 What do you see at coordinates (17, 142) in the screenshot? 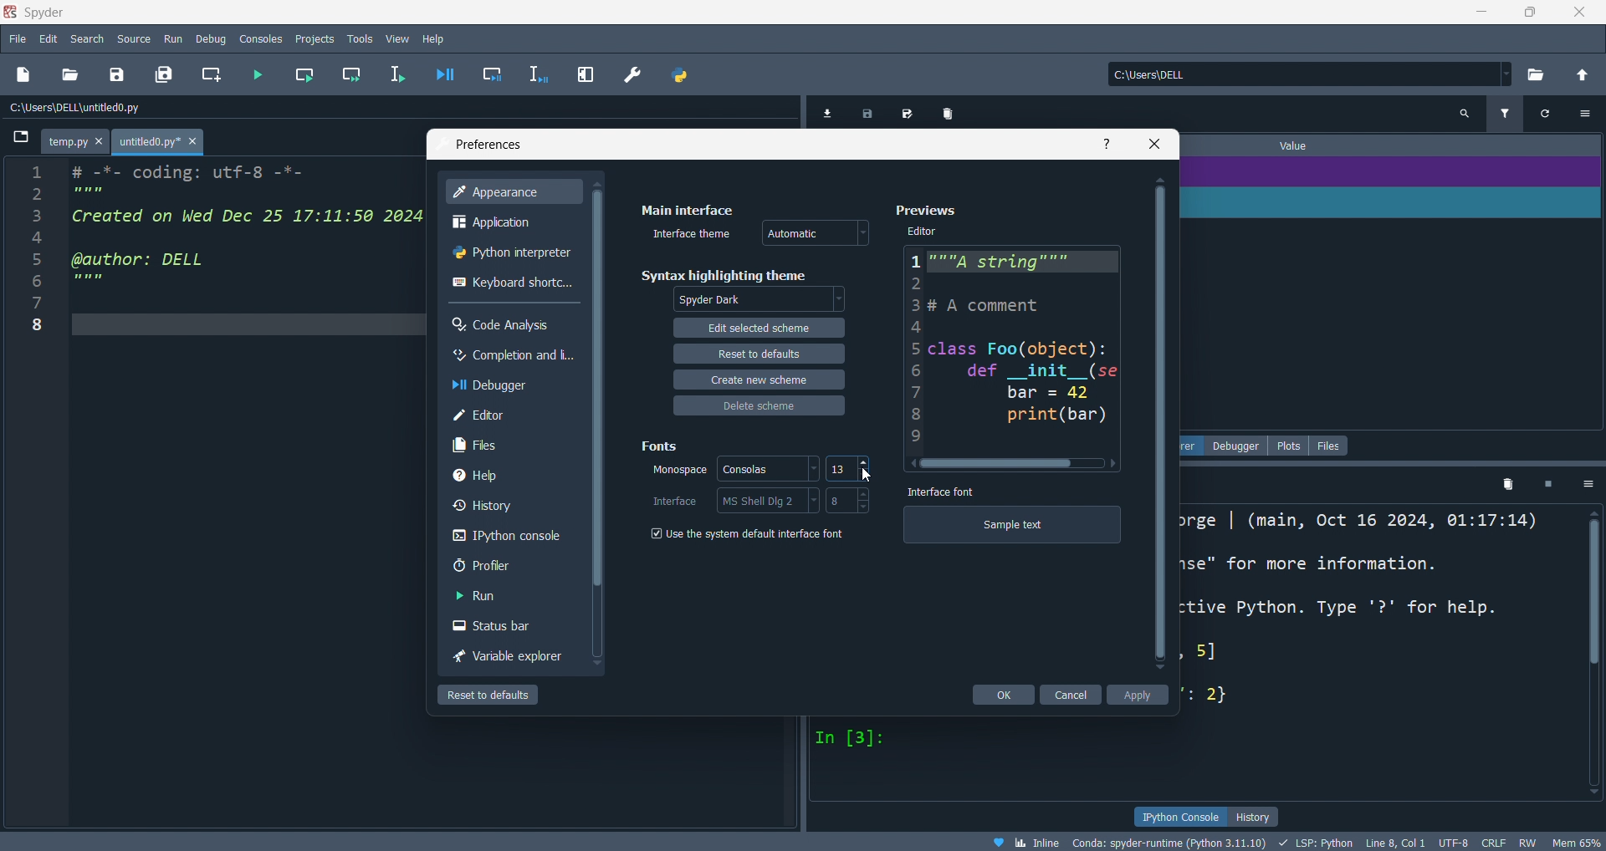
I see `browse tabs` at bounding box center [17, 142].